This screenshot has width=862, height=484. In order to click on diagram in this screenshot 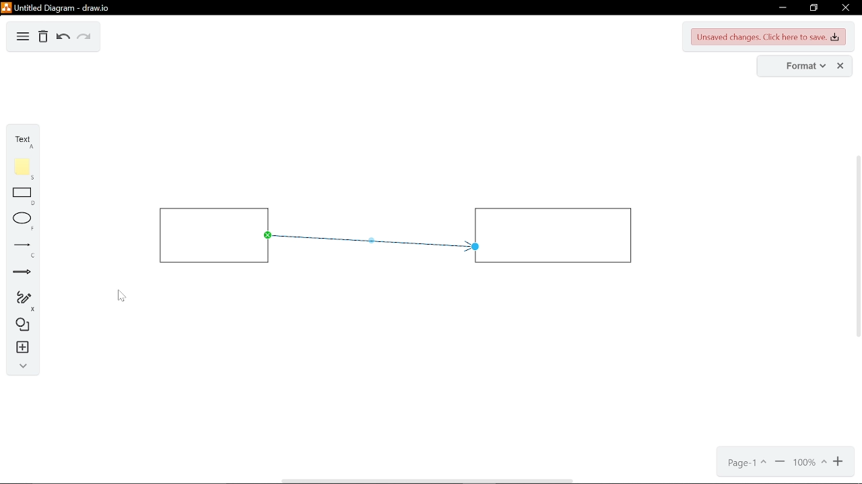, I will do `click(23, 37)`.